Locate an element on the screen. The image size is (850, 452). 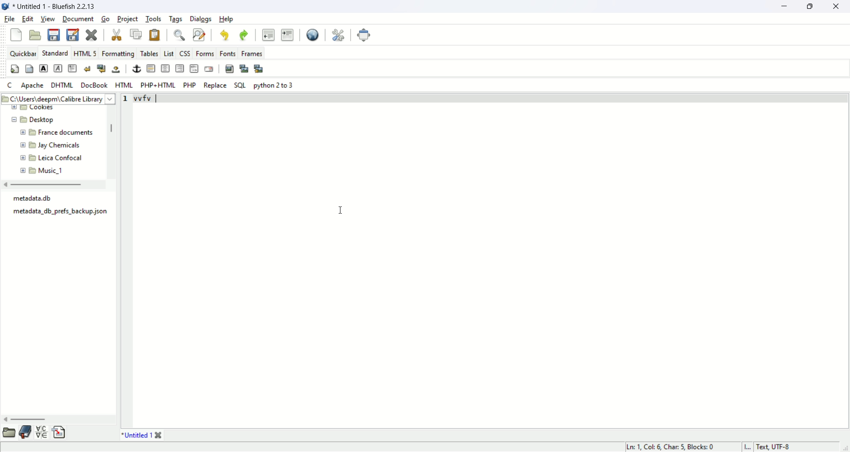
HTML comment is located at coordinates (194, 69).